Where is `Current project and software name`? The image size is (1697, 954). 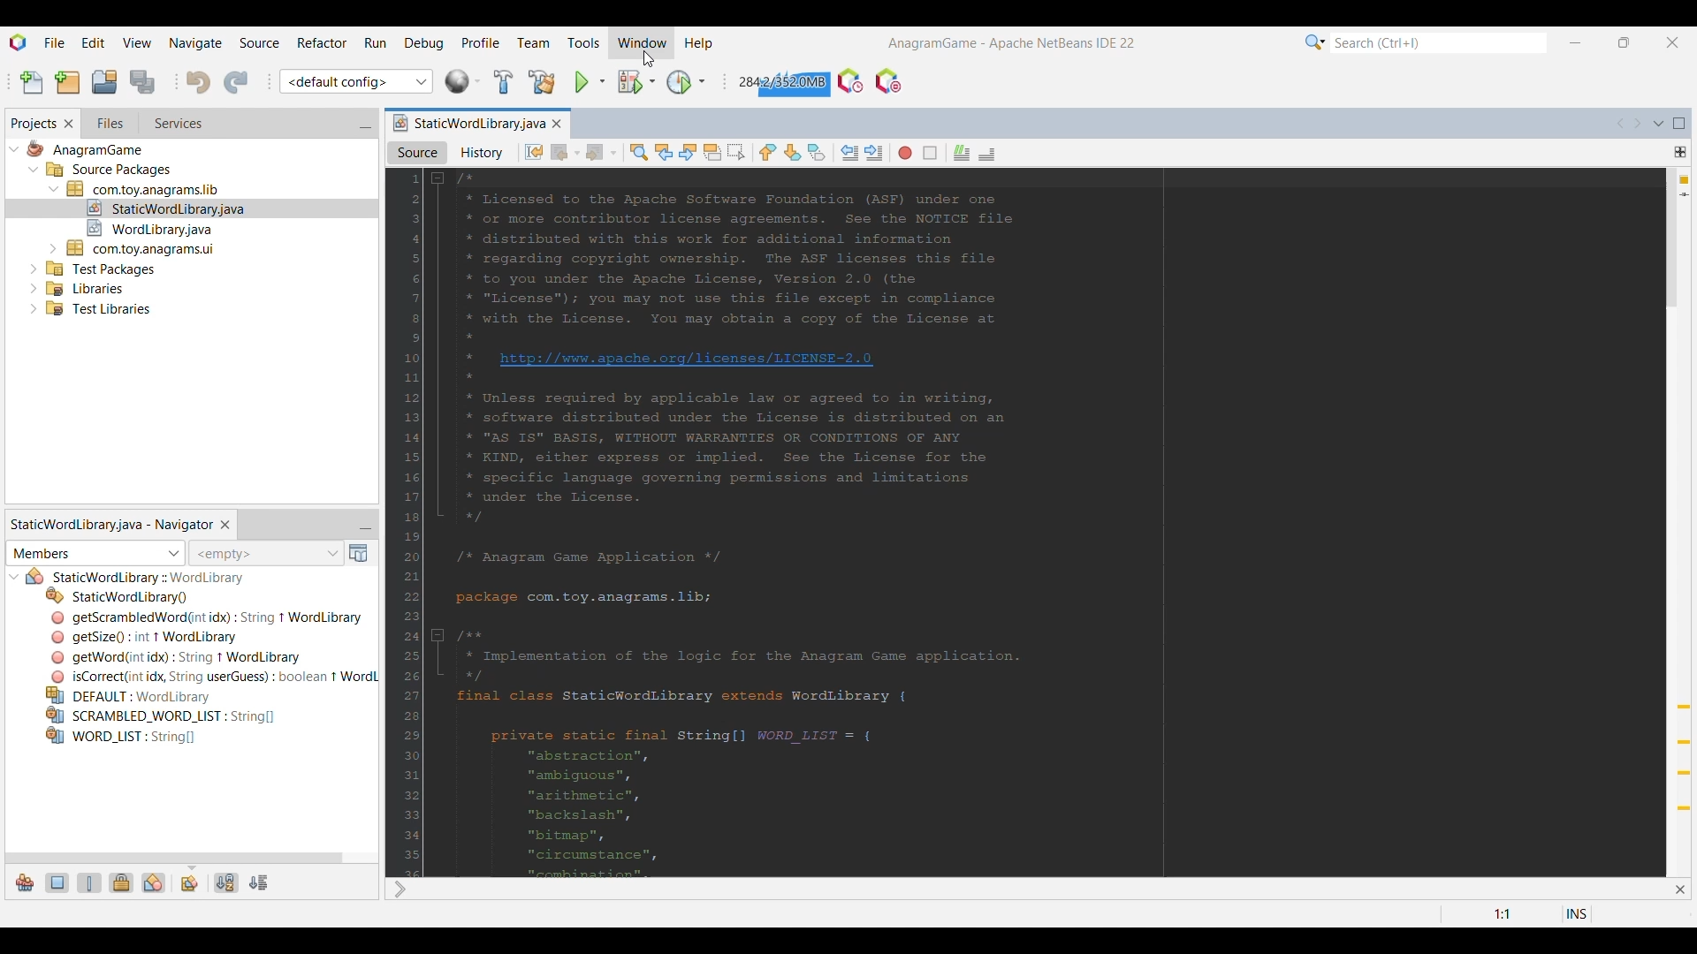 Current project and software name is located at coordinates (1012, 43).